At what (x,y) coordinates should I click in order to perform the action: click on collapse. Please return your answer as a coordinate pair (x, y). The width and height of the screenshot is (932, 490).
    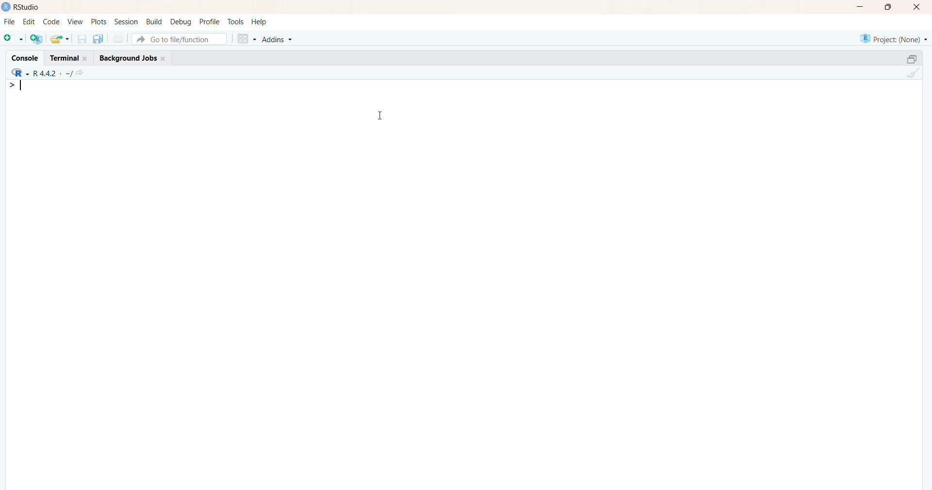
    Looking at the image, I should click on (908, 60).